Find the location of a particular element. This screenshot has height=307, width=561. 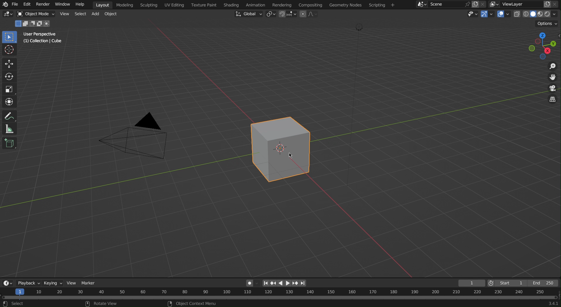

Shading is located at coordinates (232, 5).